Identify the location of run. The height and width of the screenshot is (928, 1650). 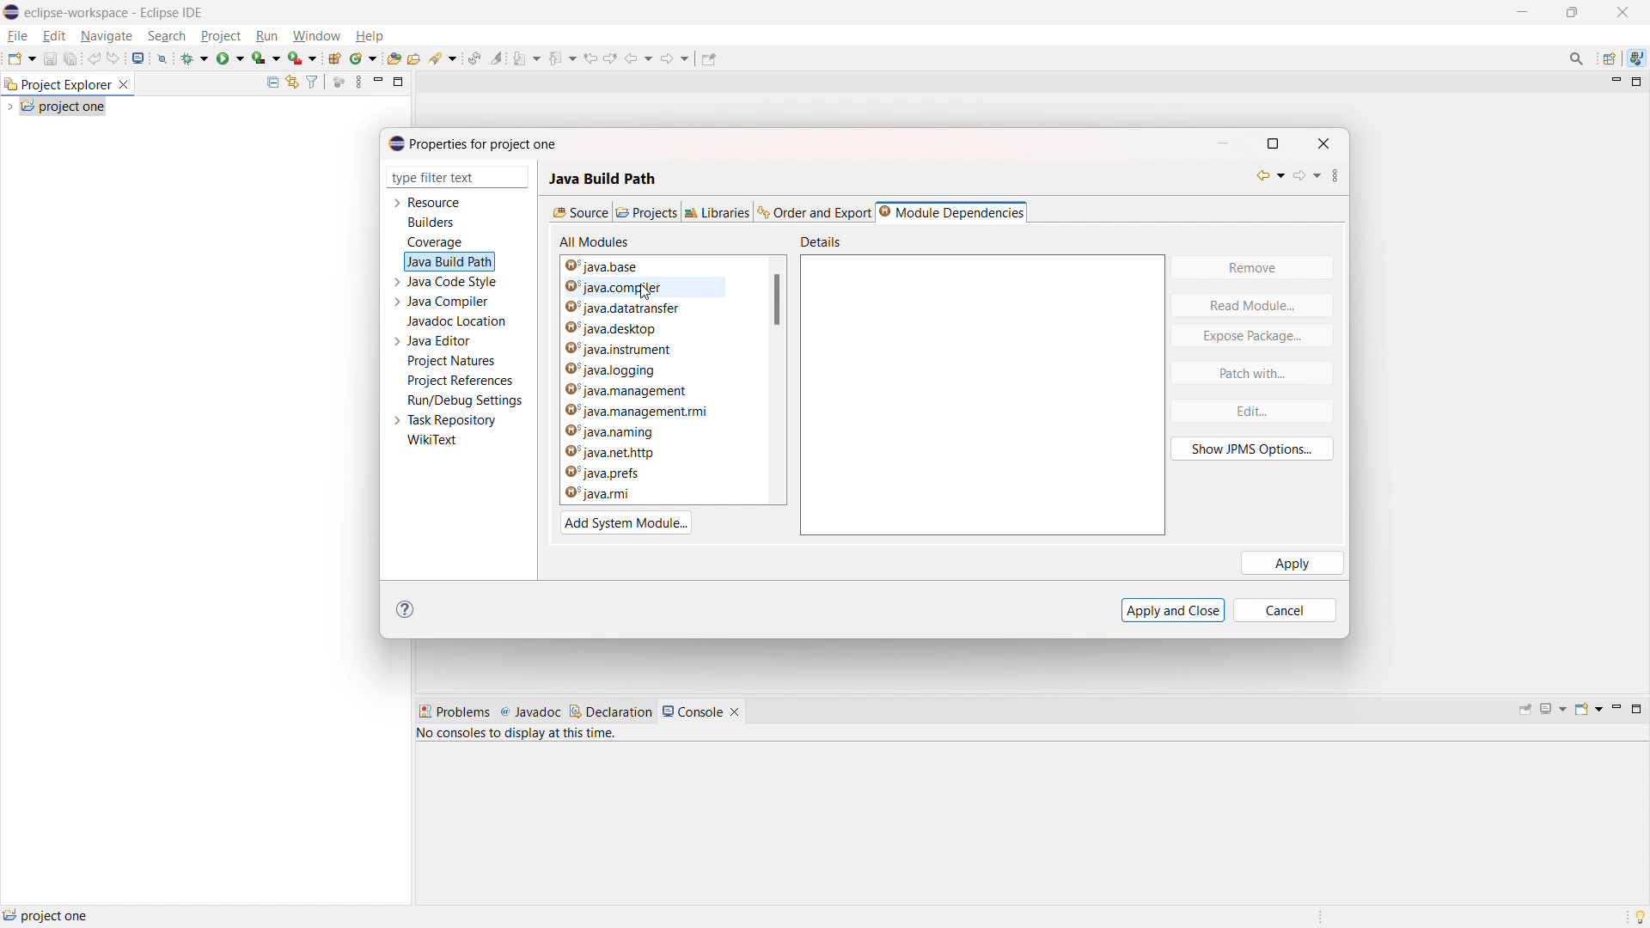
(230, 57).